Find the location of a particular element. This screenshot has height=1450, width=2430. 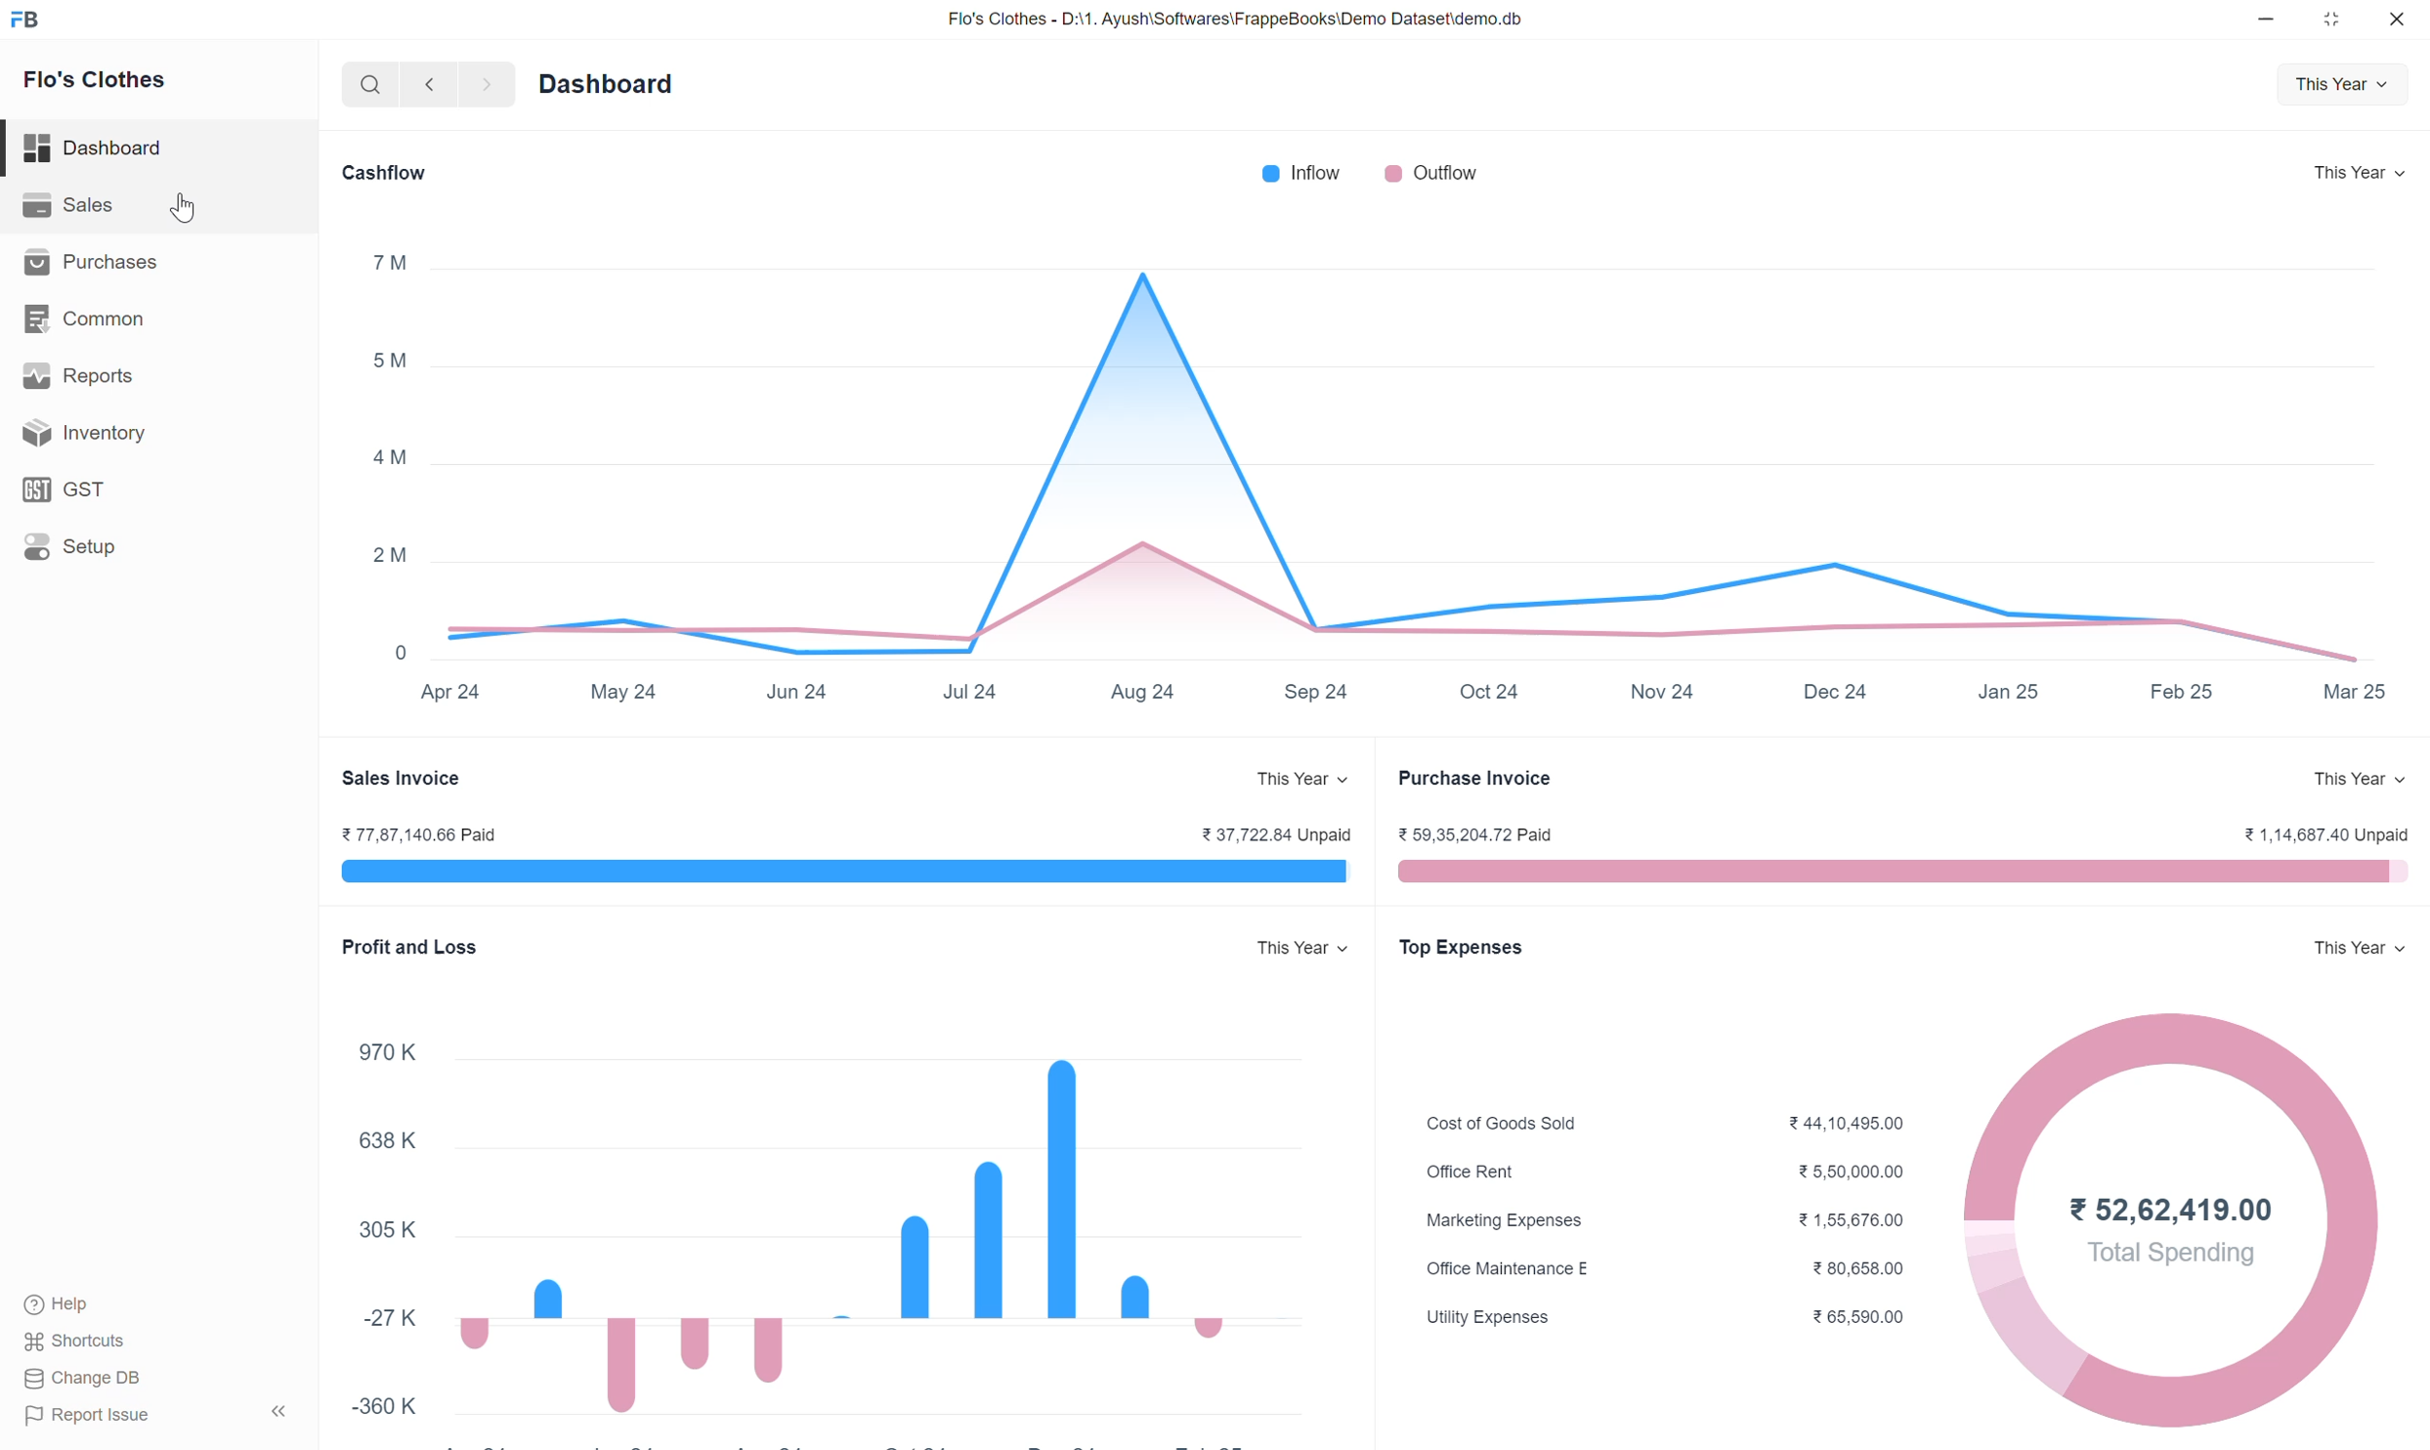

common is located at coordinates (130, 321).